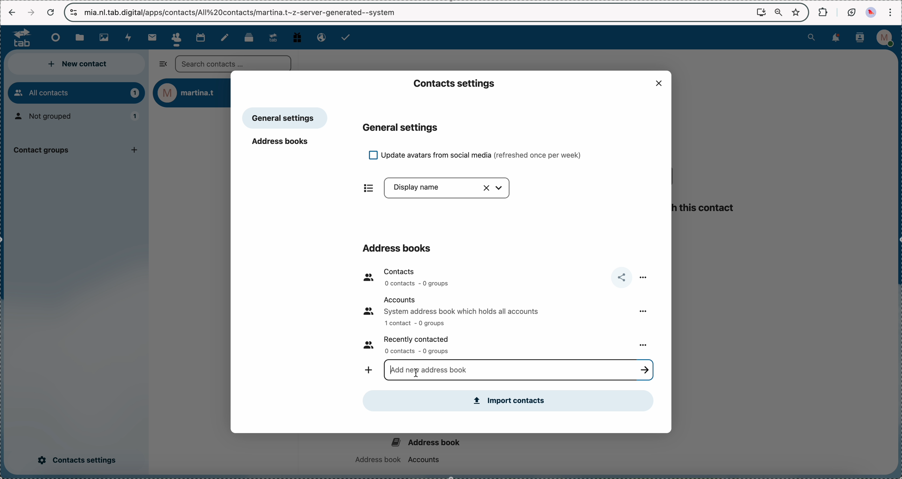  Describe the element at coordinates (105, 37) in the screenshot. I see `photos` at that location.